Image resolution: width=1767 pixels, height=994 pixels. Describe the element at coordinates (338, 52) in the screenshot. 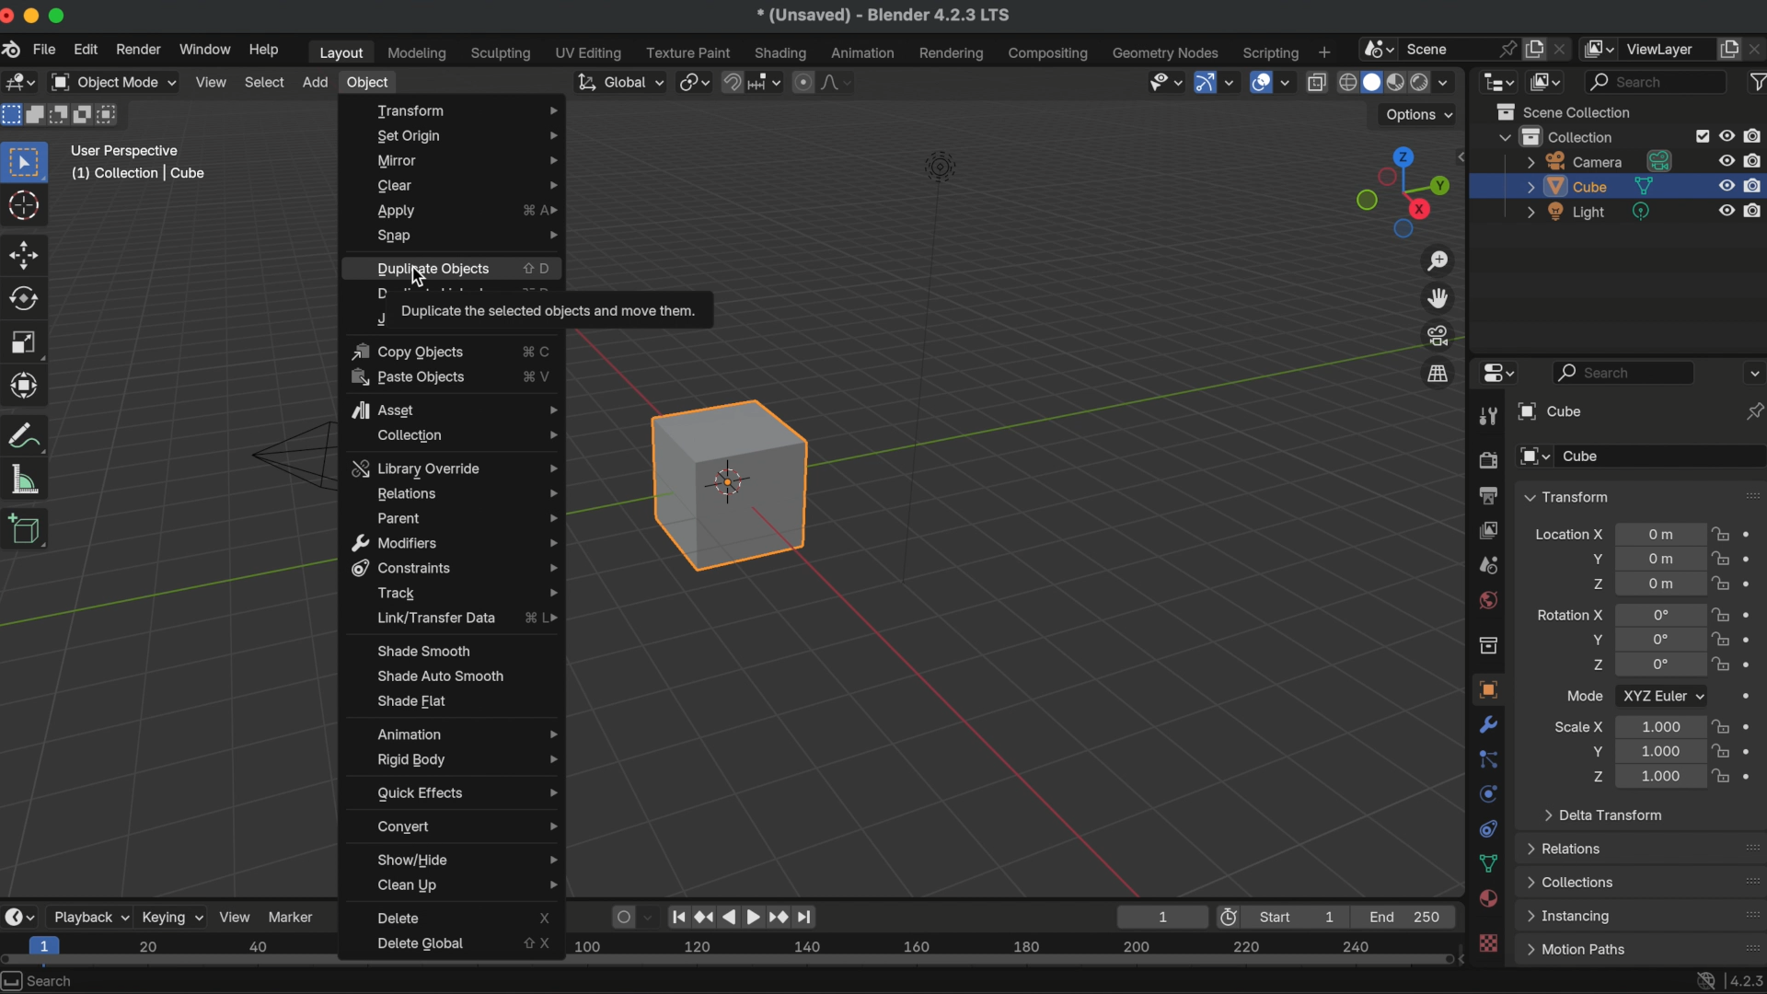

I see `layout` at that location.